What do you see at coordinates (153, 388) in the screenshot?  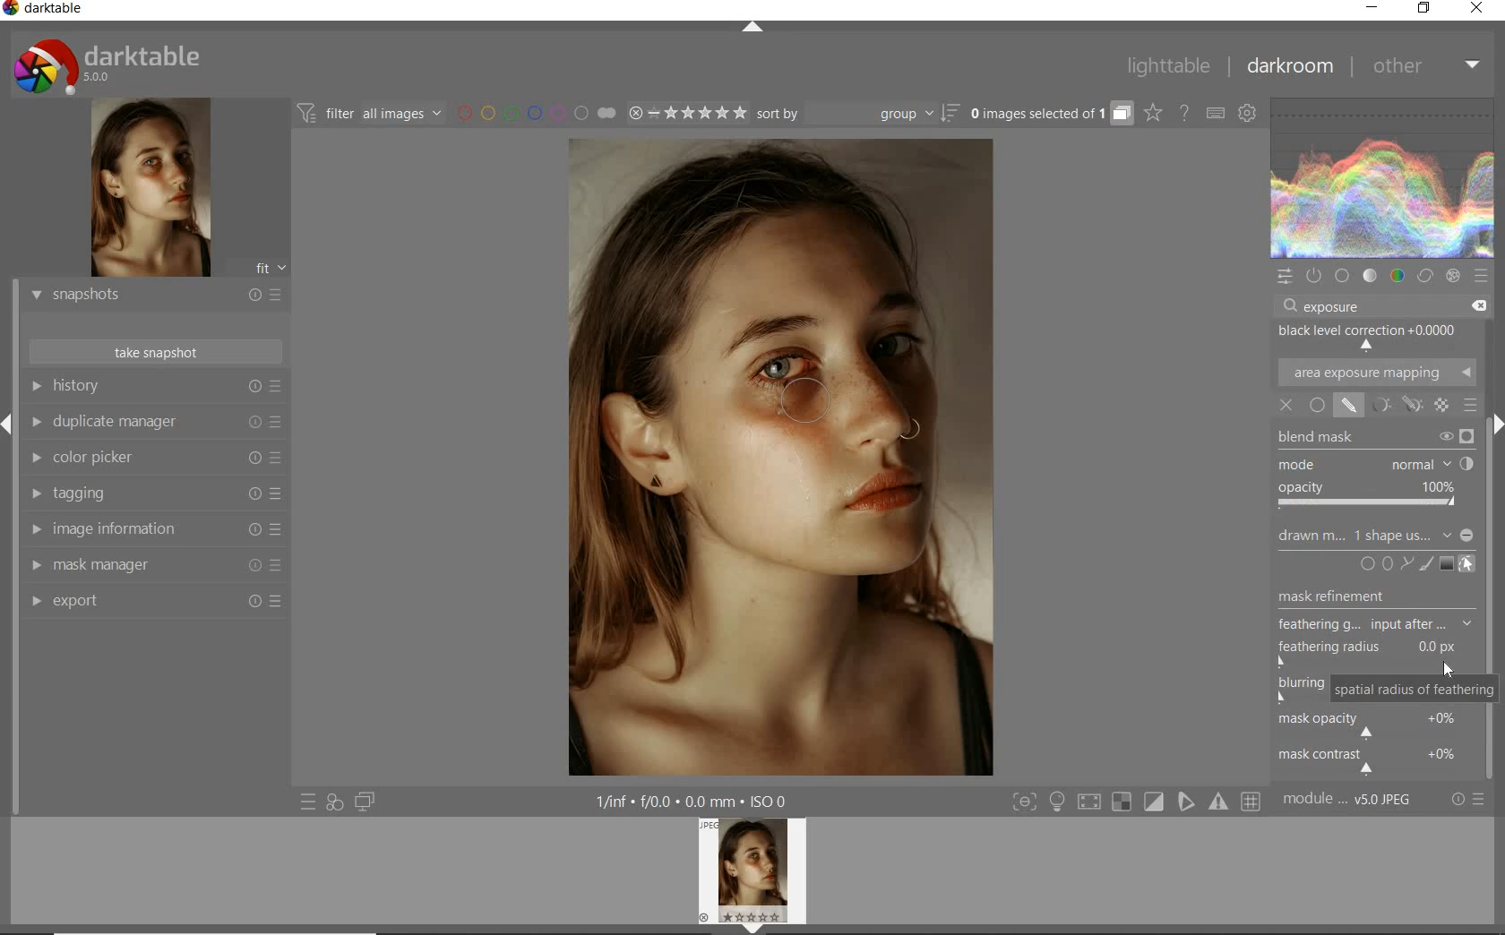 I see `history` at bounding box center [153, 388].